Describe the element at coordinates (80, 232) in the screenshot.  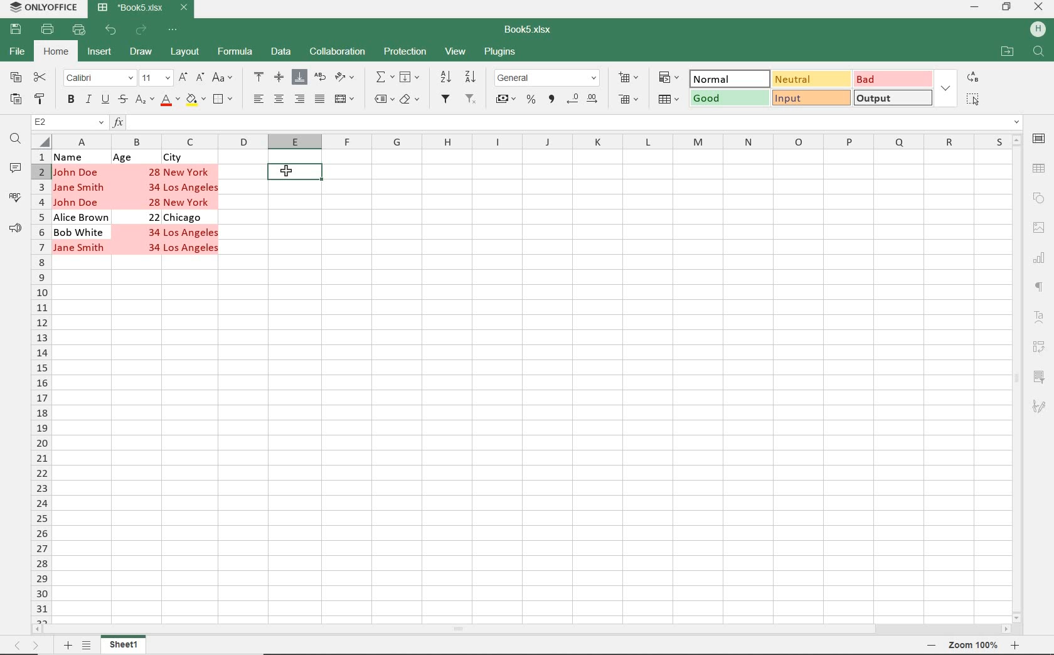
I see `Bob White` at that location.